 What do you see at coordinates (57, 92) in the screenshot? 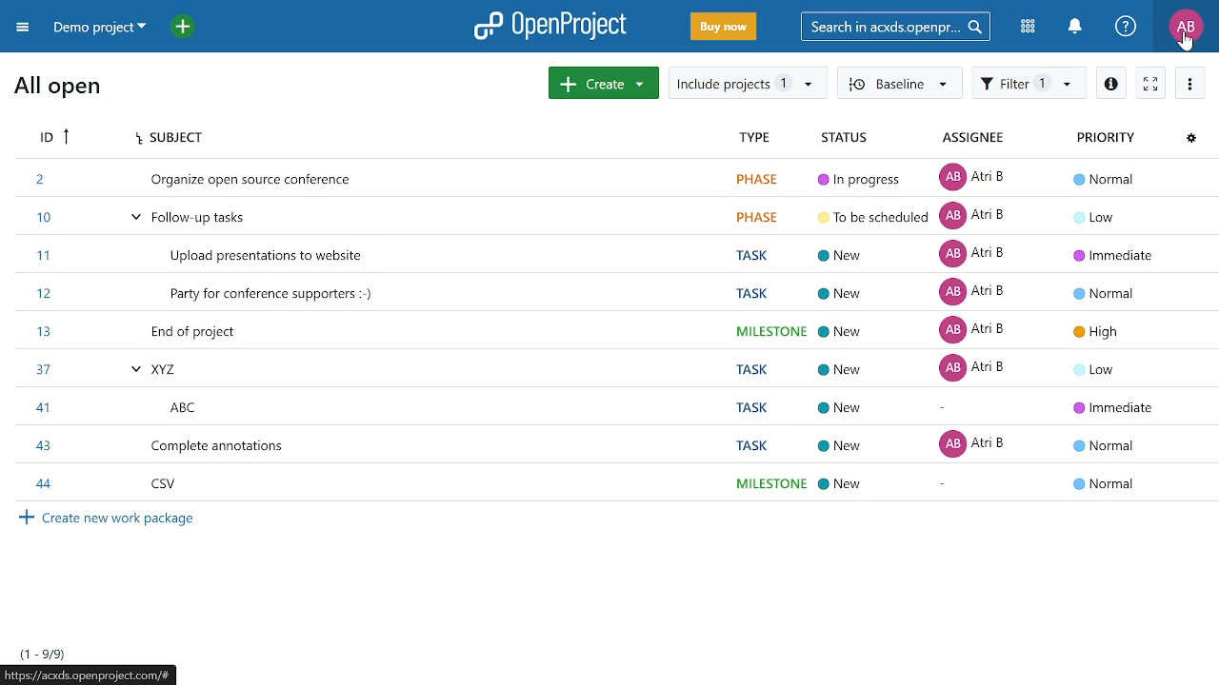
I see `All open` at bounding box center [57, 92].